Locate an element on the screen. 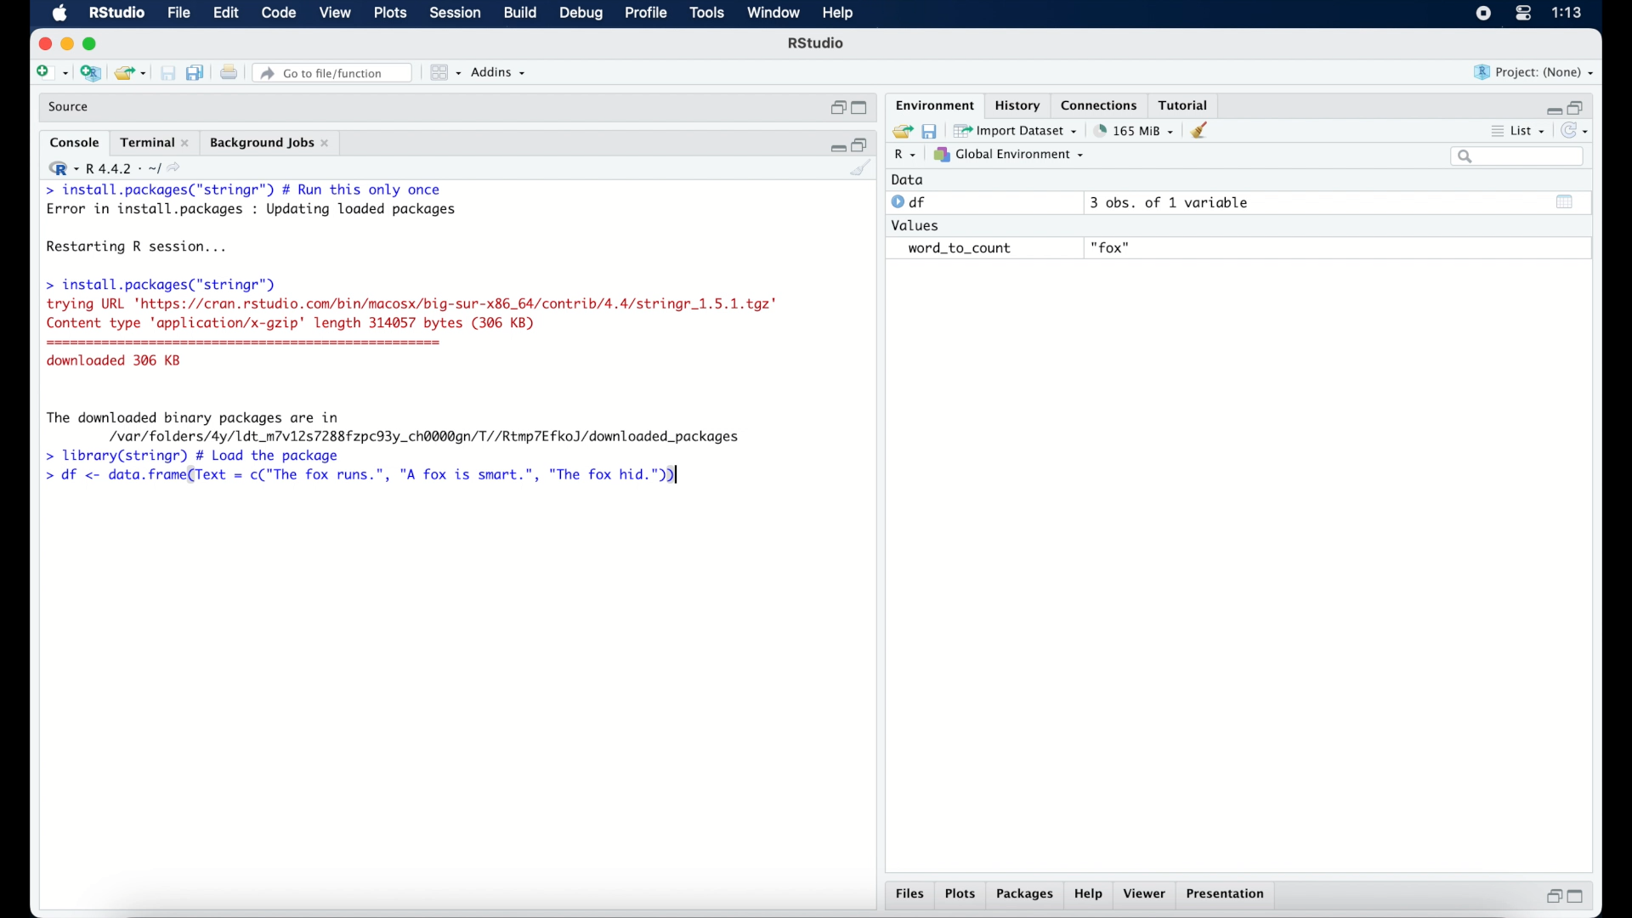 The width and height of the screenshot is (1632, 918). viewer is located at coordinates (1146, 894).